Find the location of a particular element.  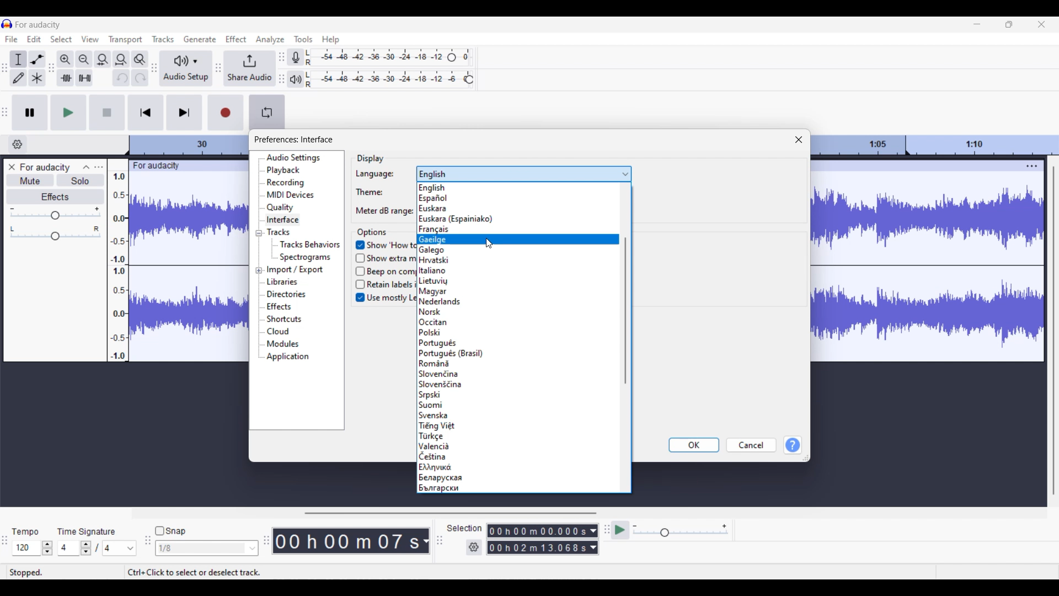

Hrvatski is located at coordinates (434, 259).